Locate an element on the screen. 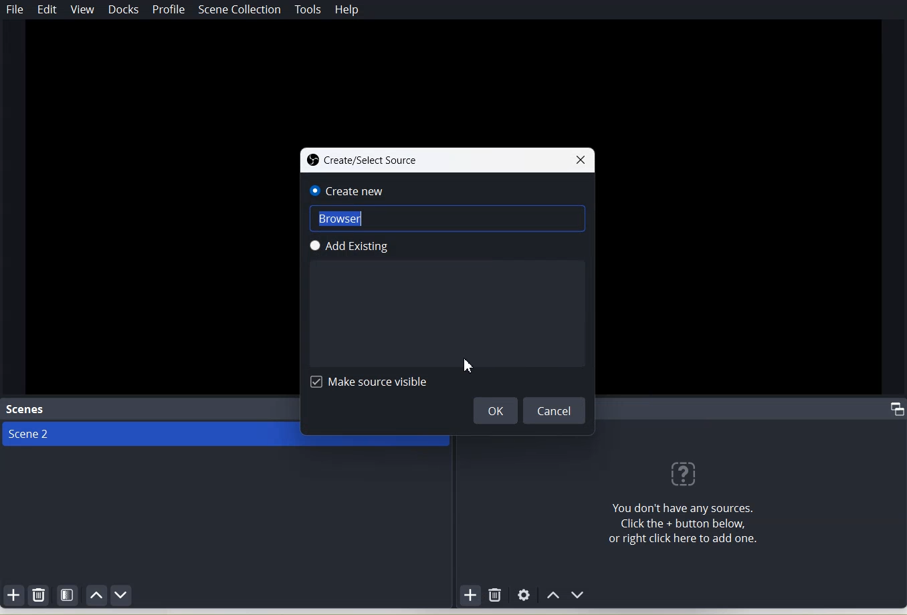 This screenshot has height=615, width=907. Remove selected Scene is located at coordinates (39, 596).